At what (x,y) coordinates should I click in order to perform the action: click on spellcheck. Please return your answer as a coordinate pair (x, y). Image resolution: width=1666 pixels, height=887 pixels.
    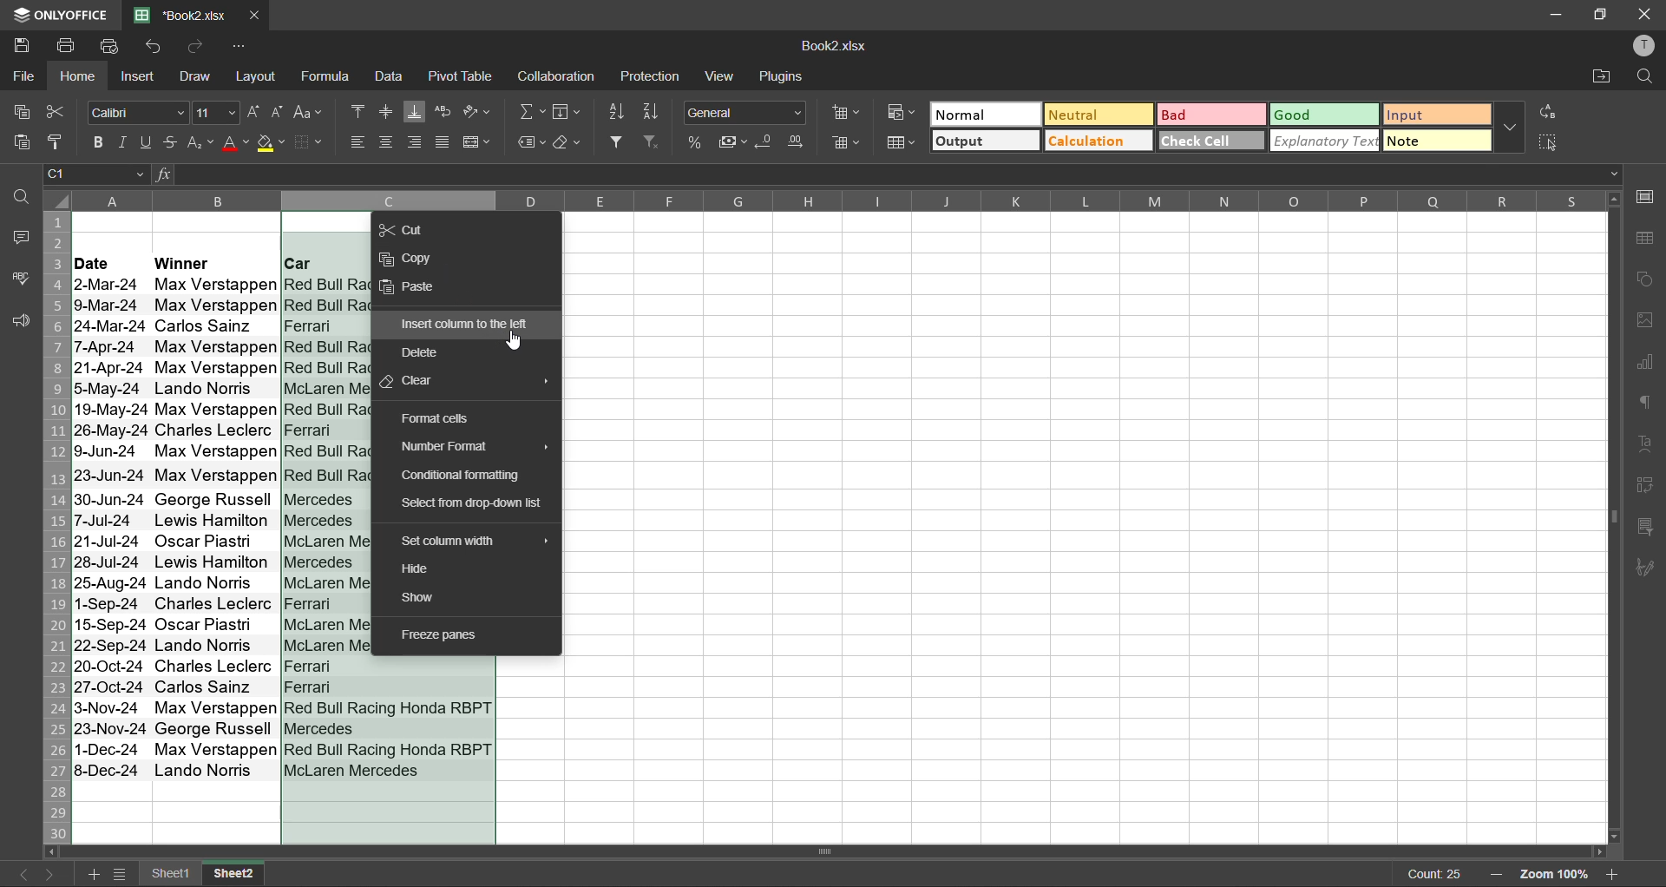
    Looking at the image, I should click on (21, 280).